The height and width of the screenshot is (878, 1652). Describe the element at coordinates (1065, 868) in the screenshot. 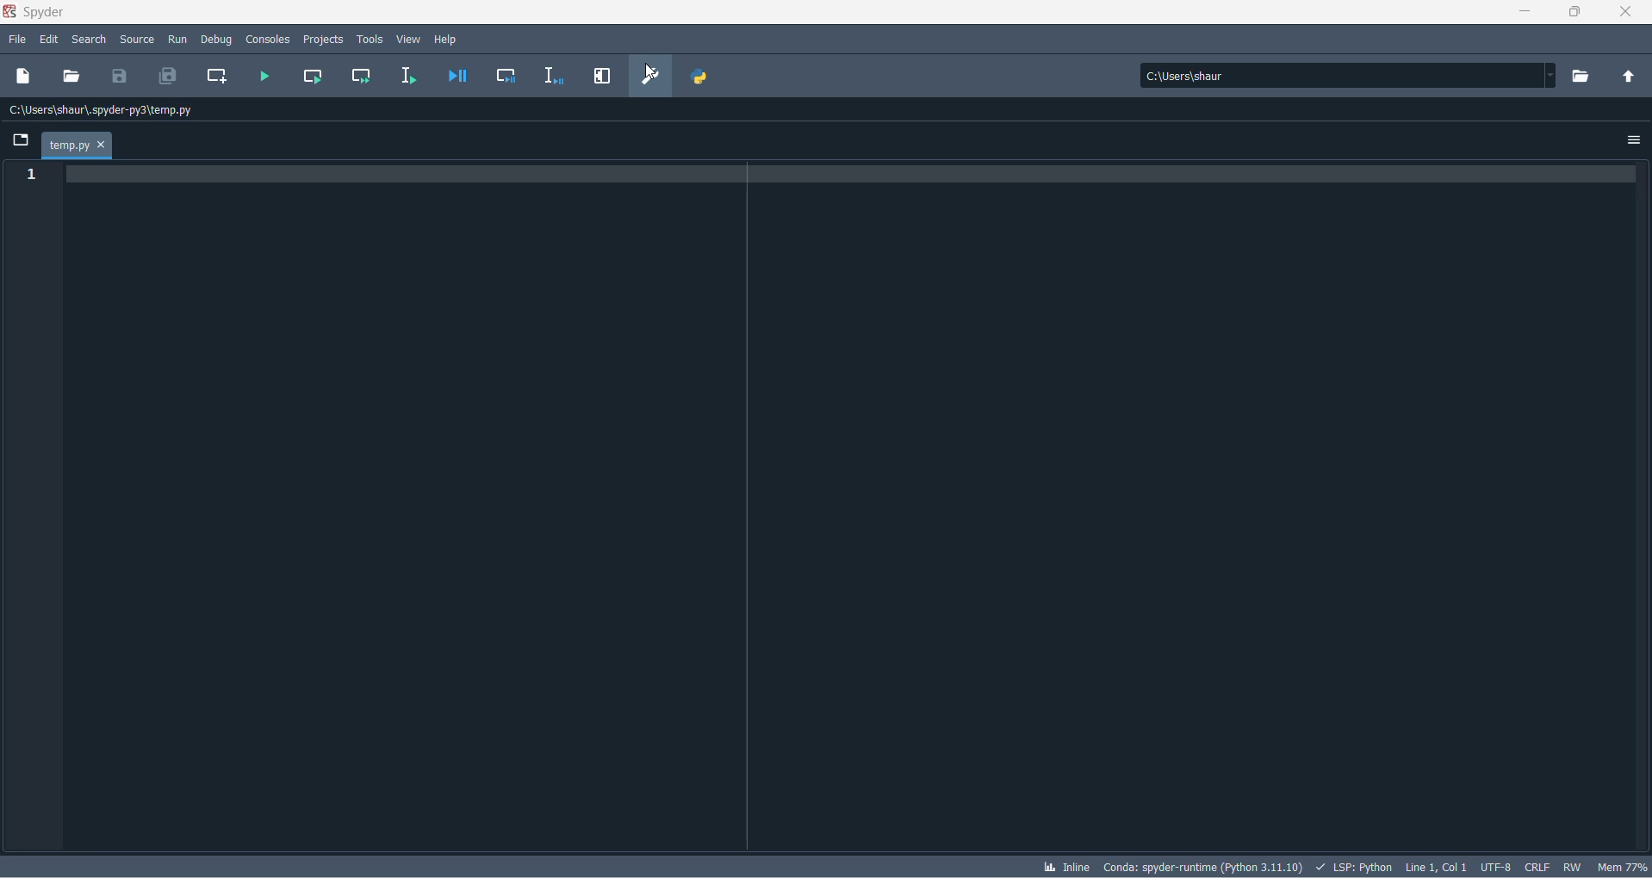

I see `inline` at that location.